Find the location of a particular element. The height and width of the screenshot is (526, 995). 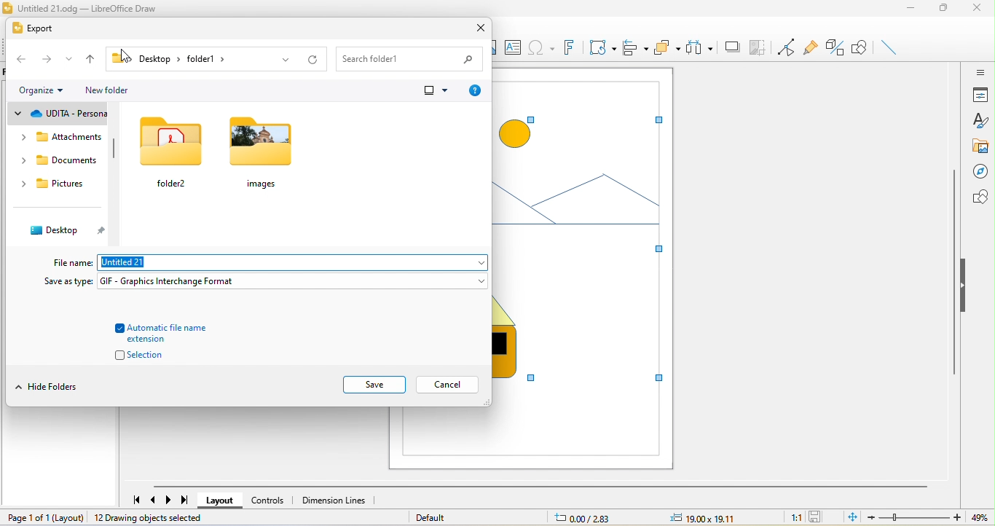

organize is located at coordinates (43, 90).